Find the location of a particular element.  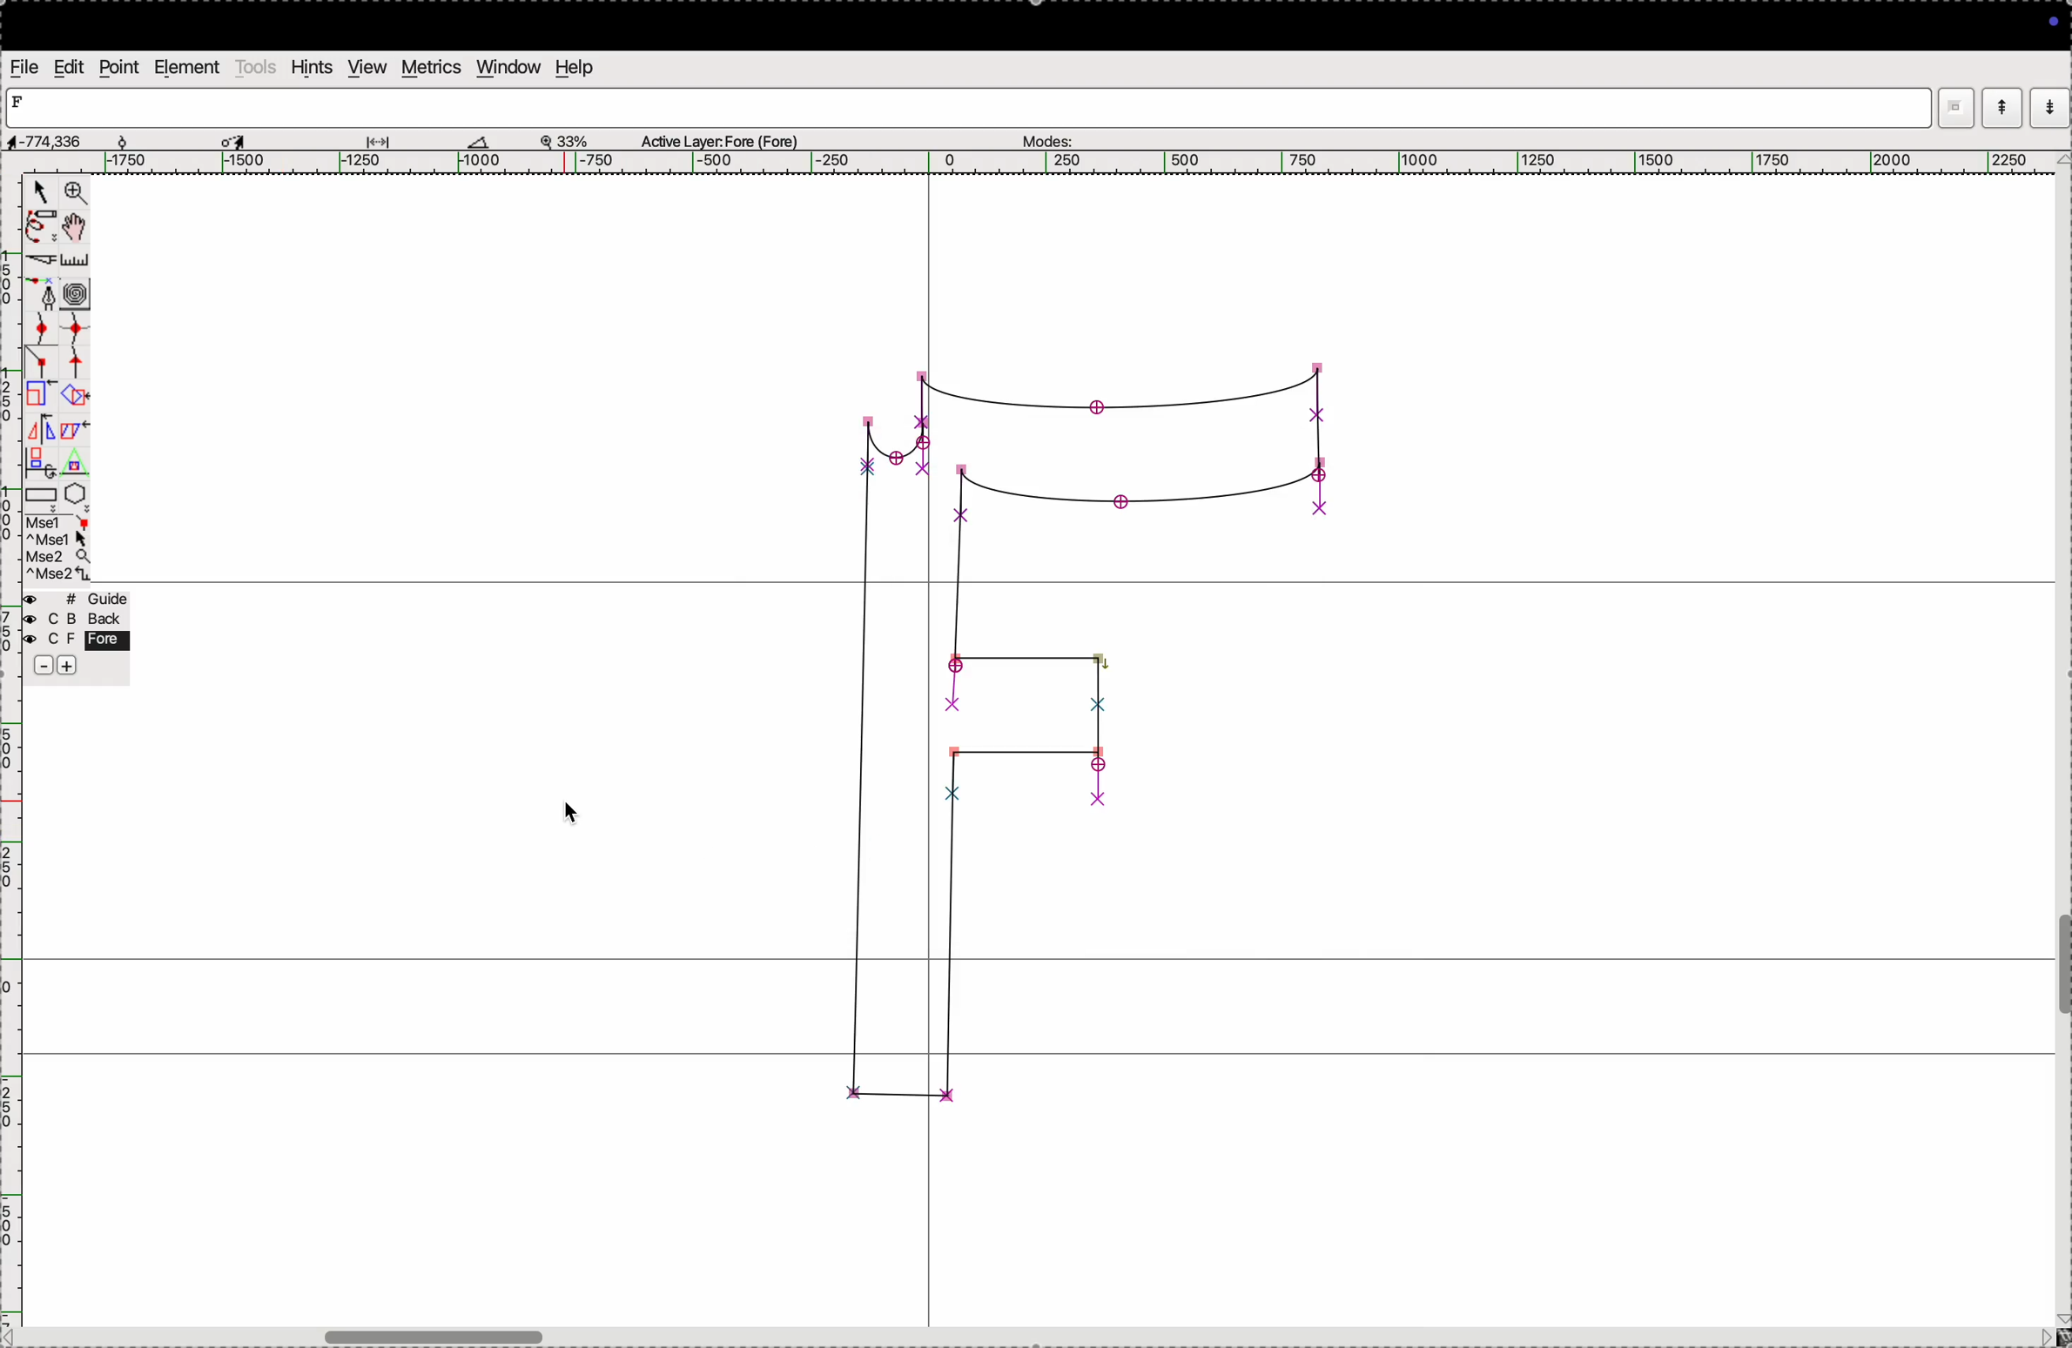

cursor selected is located at coordinates (236, 138).